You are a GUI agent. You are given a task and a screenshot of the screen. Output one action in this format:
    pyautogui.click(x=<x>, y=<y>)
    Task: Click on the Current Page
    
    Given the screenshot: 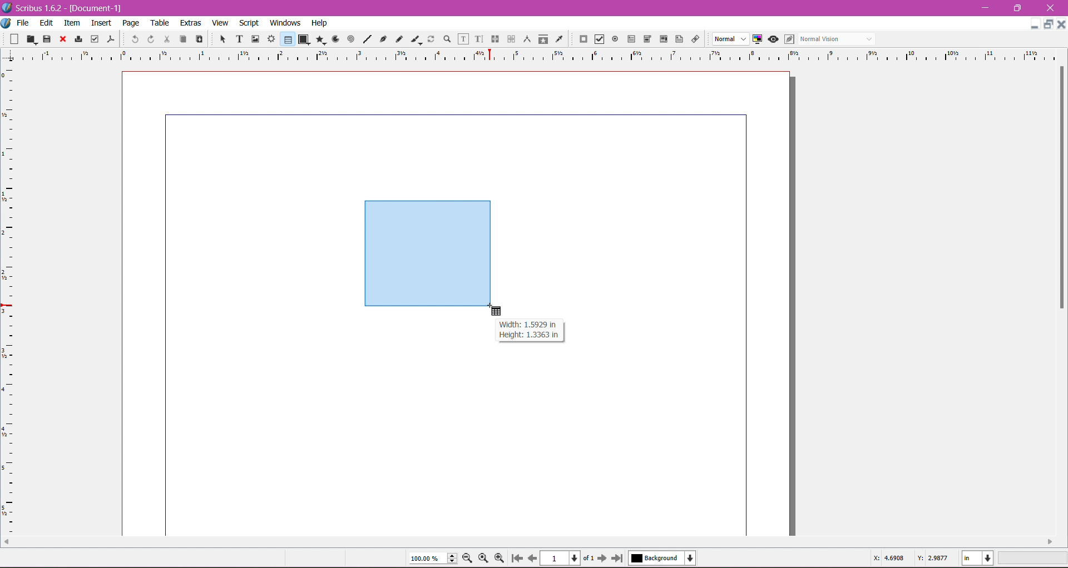 What is the action you would take?
    pyautogui.click(x=562, y=557)
    